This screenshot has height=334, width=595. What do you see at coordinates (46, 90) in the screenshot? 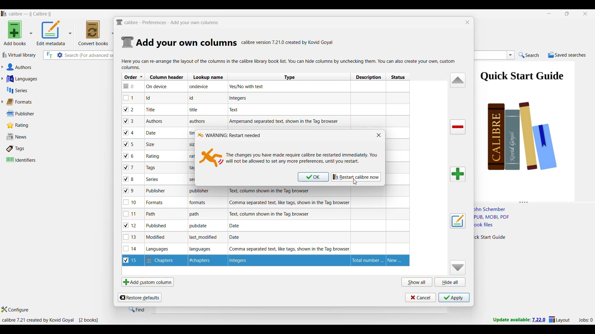
I see `Series` at bounding box center [46, 90].